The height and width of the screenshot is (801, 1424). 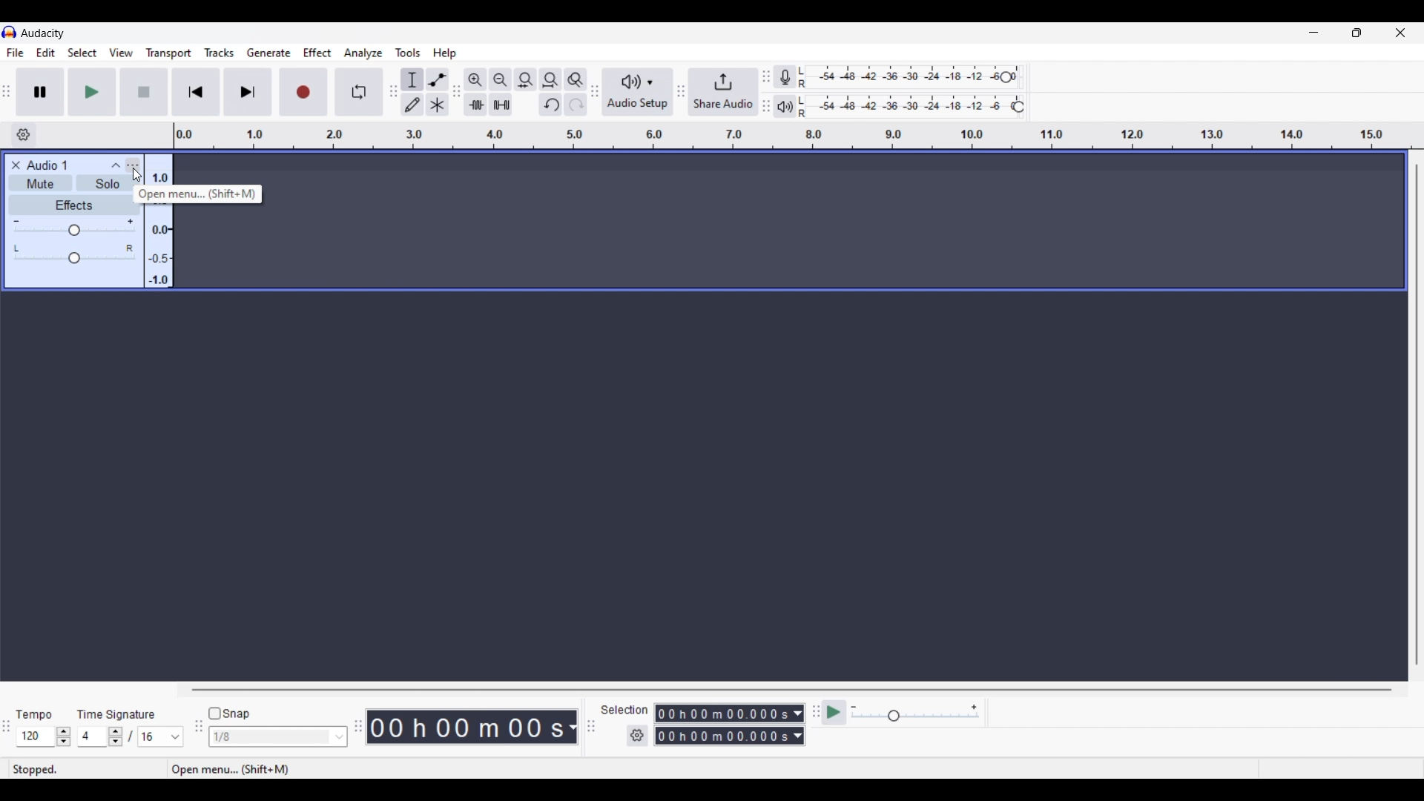 What do you see at coordinates (550, 105) in the screenshot?
I see `Undo` at bounding box center [550, 105].